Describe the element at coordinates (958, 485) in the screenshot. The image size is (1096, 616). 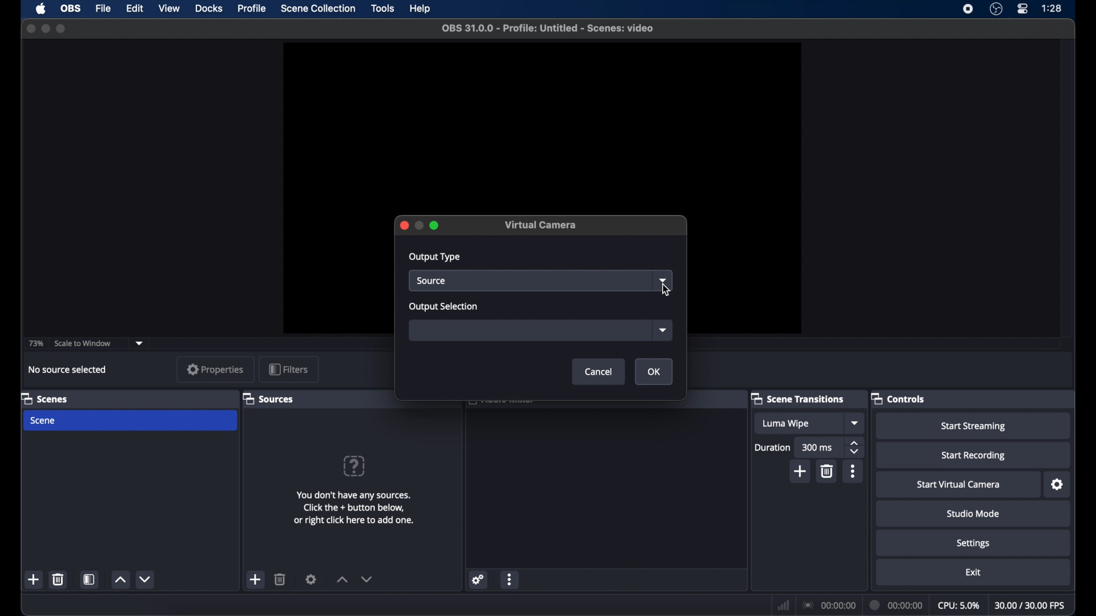
I see `start virtual camera` at that location.